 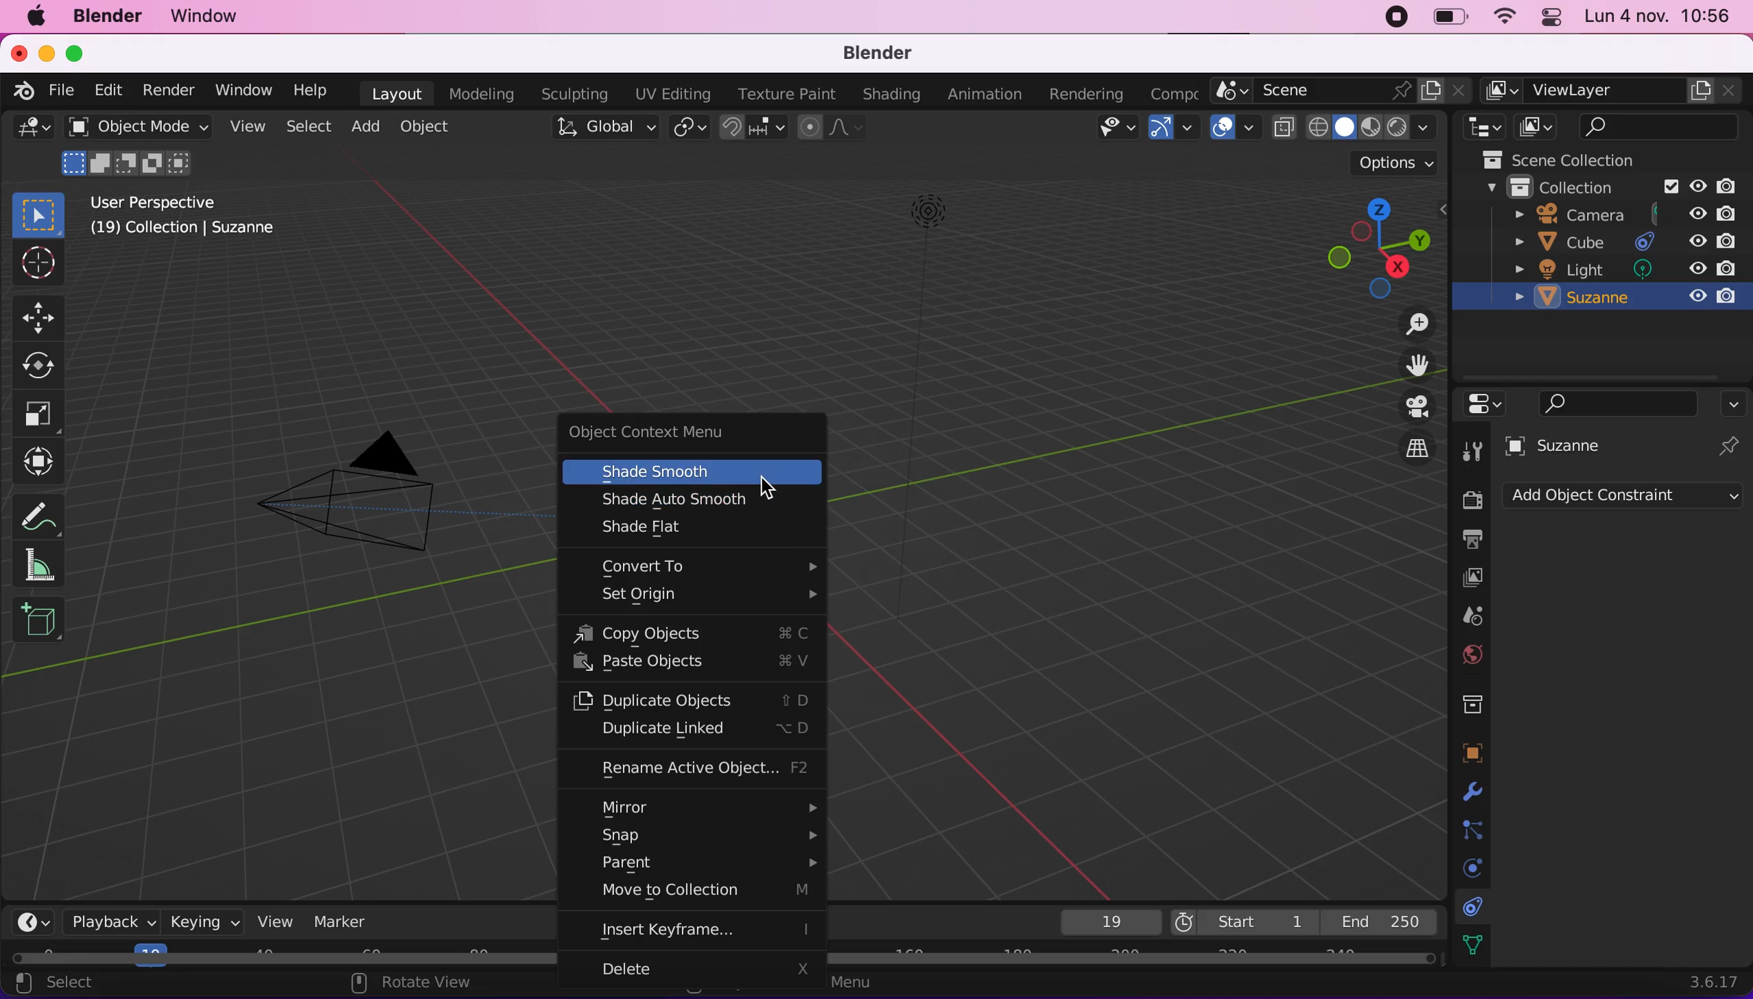 What do you see at coordinates (1619, 214) in the screenshot?
I see `camera` at bounding box center [1619, 214].